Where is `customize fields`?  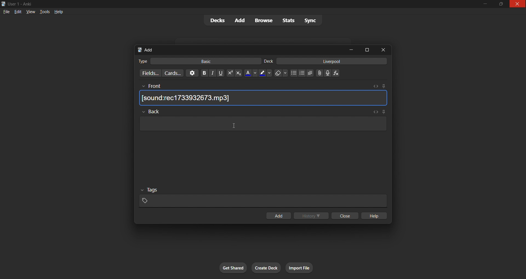
customize fields is located at coordinates (148, 73).